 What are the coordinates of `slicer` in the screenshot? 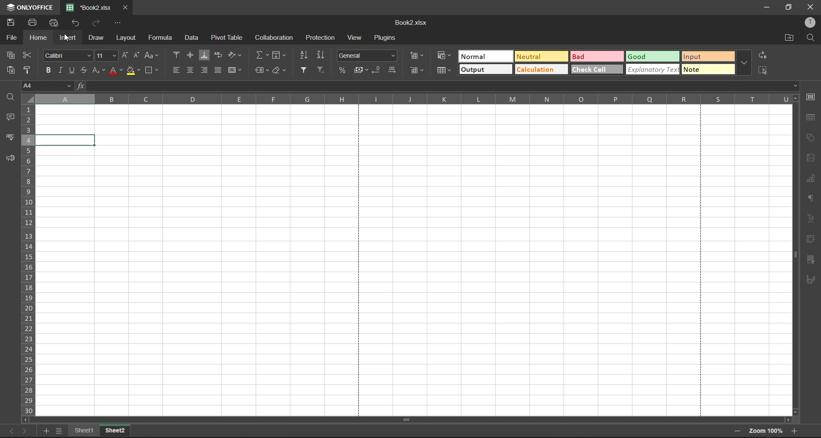 It's located at (809, 259).